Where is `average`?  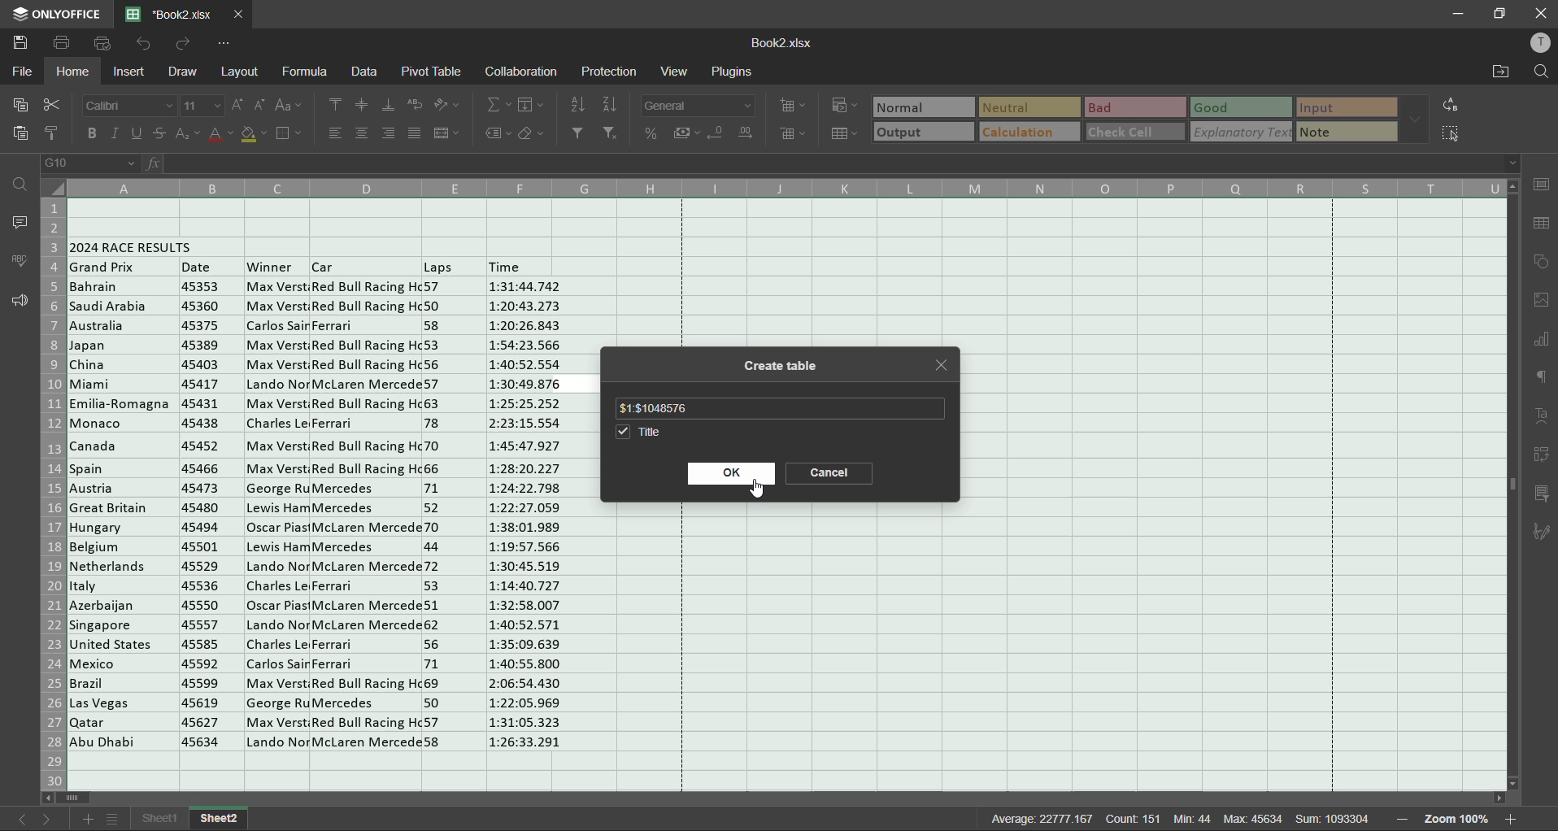 average is located at coordinates (1042, 818).